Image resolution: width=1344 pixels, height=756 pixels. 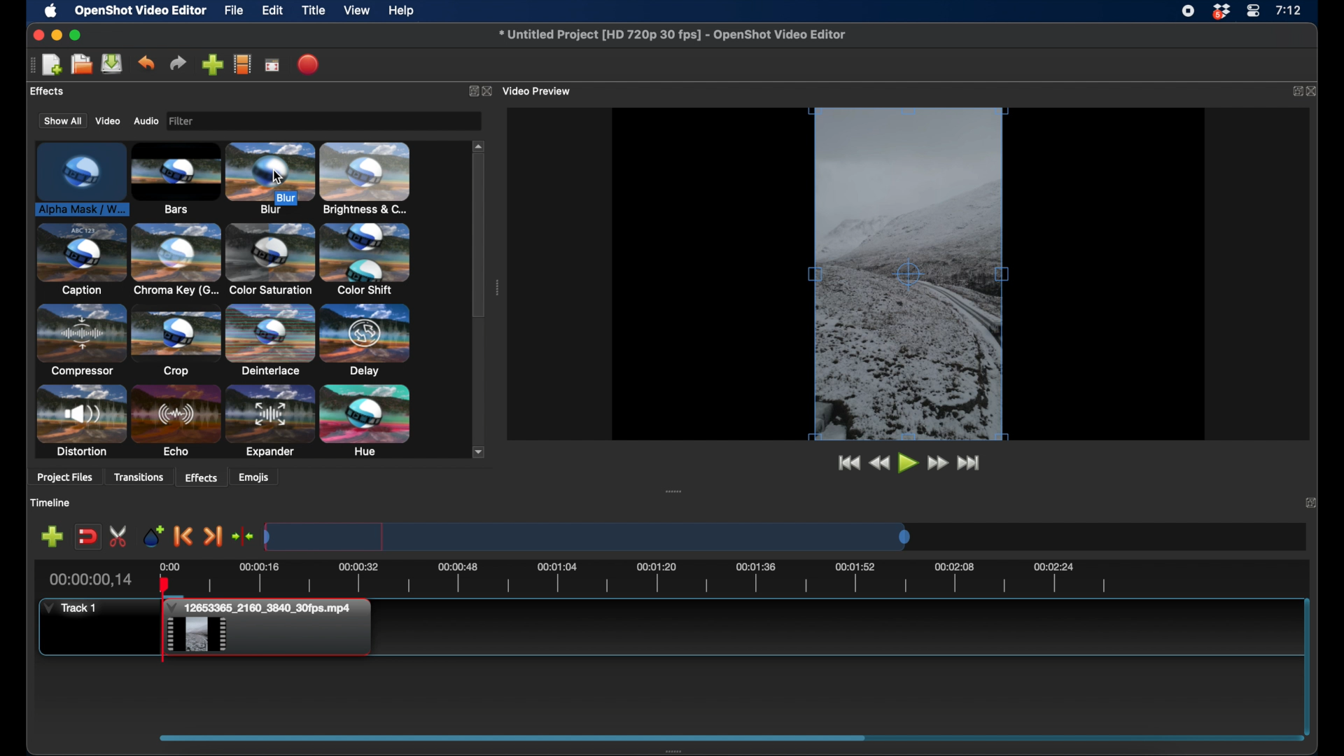 I want to click on choose profile, so click(x=243, y=64).